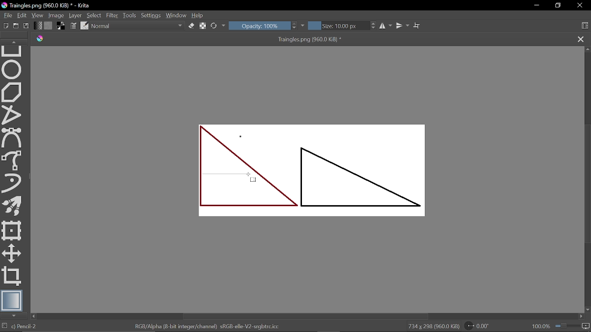 The image size is (591, 332). I want to click on Bezier curve tool, so click(13, 138).